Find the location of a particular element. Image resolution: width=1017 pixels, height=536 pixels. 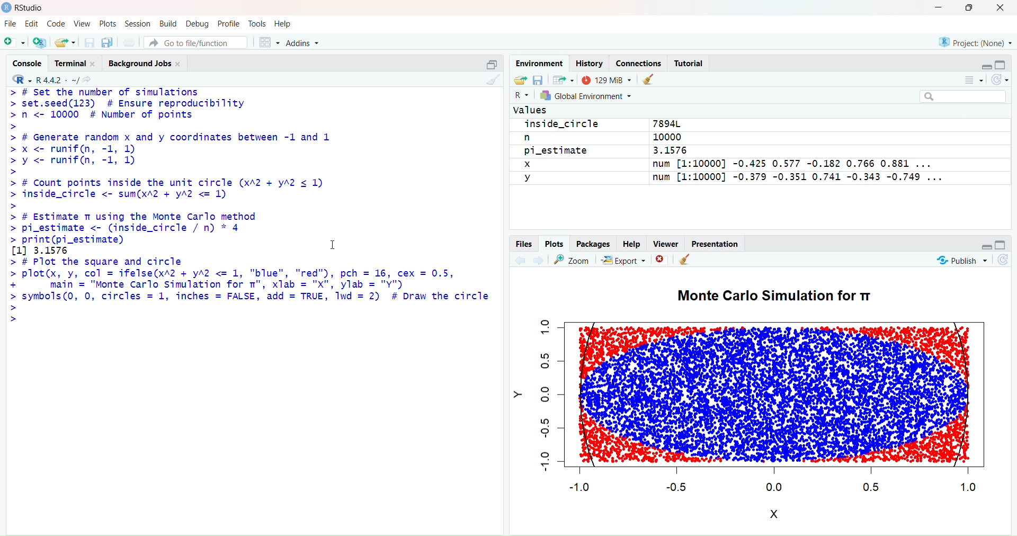

History is located at coordinates (590, 63).